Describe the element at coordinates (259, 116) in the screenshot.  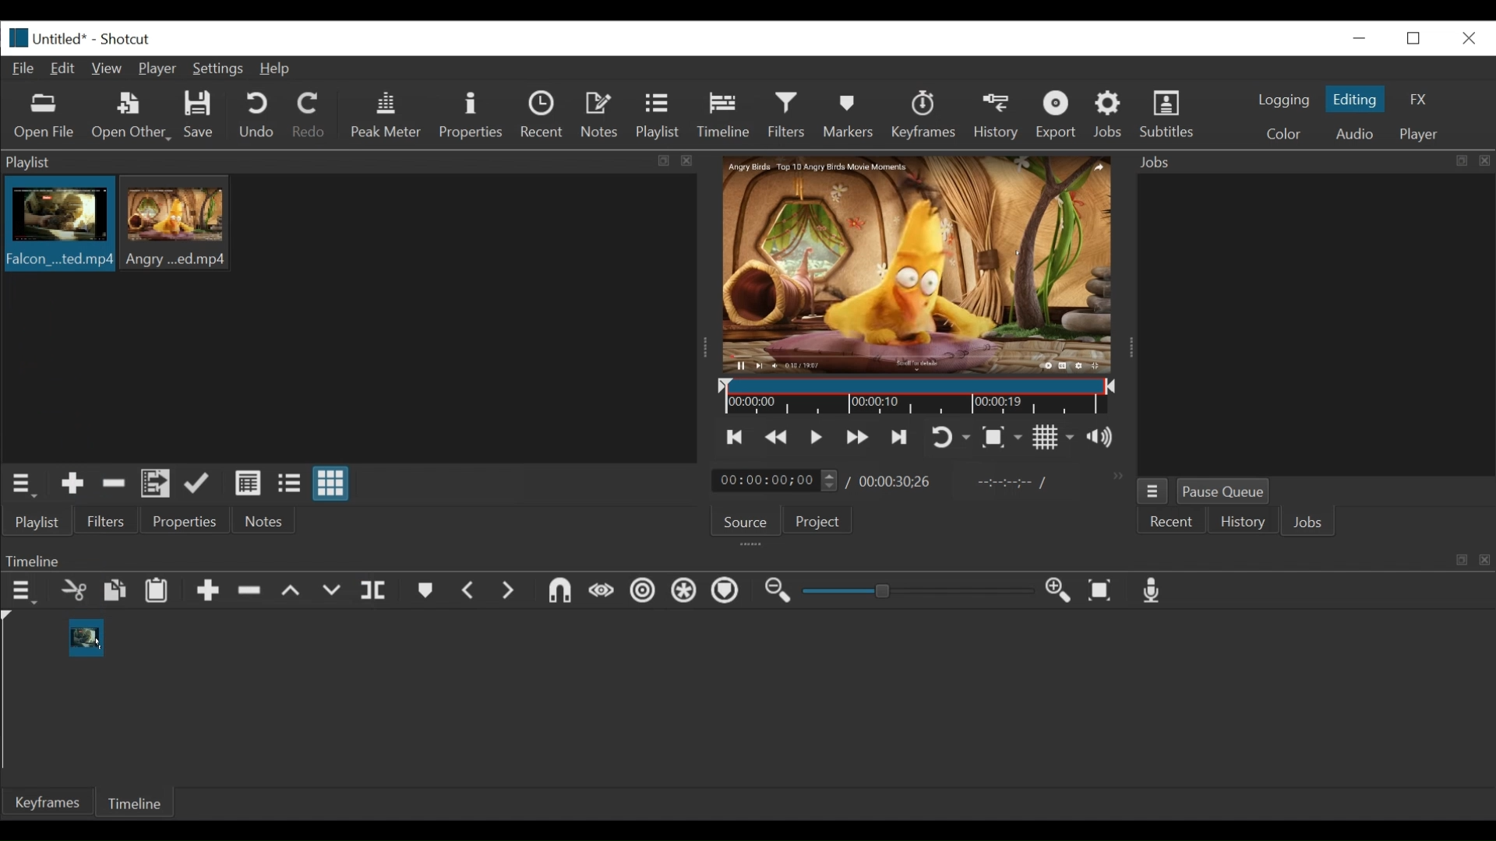
I see `Undo` at that location.